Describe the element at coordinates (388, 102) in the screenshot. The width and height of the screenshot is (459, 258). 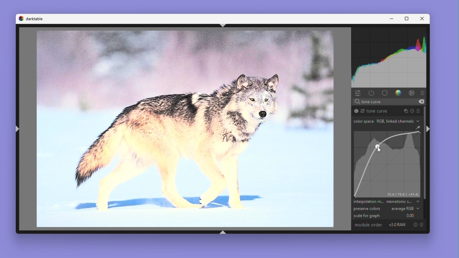
I see `search text "tone curve"` at that location.